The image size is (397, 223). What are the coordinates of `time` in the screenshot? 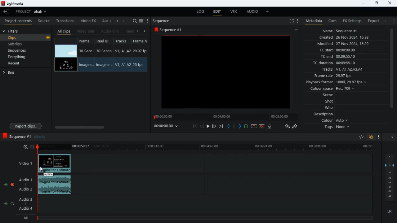 It's located at (169, 126).